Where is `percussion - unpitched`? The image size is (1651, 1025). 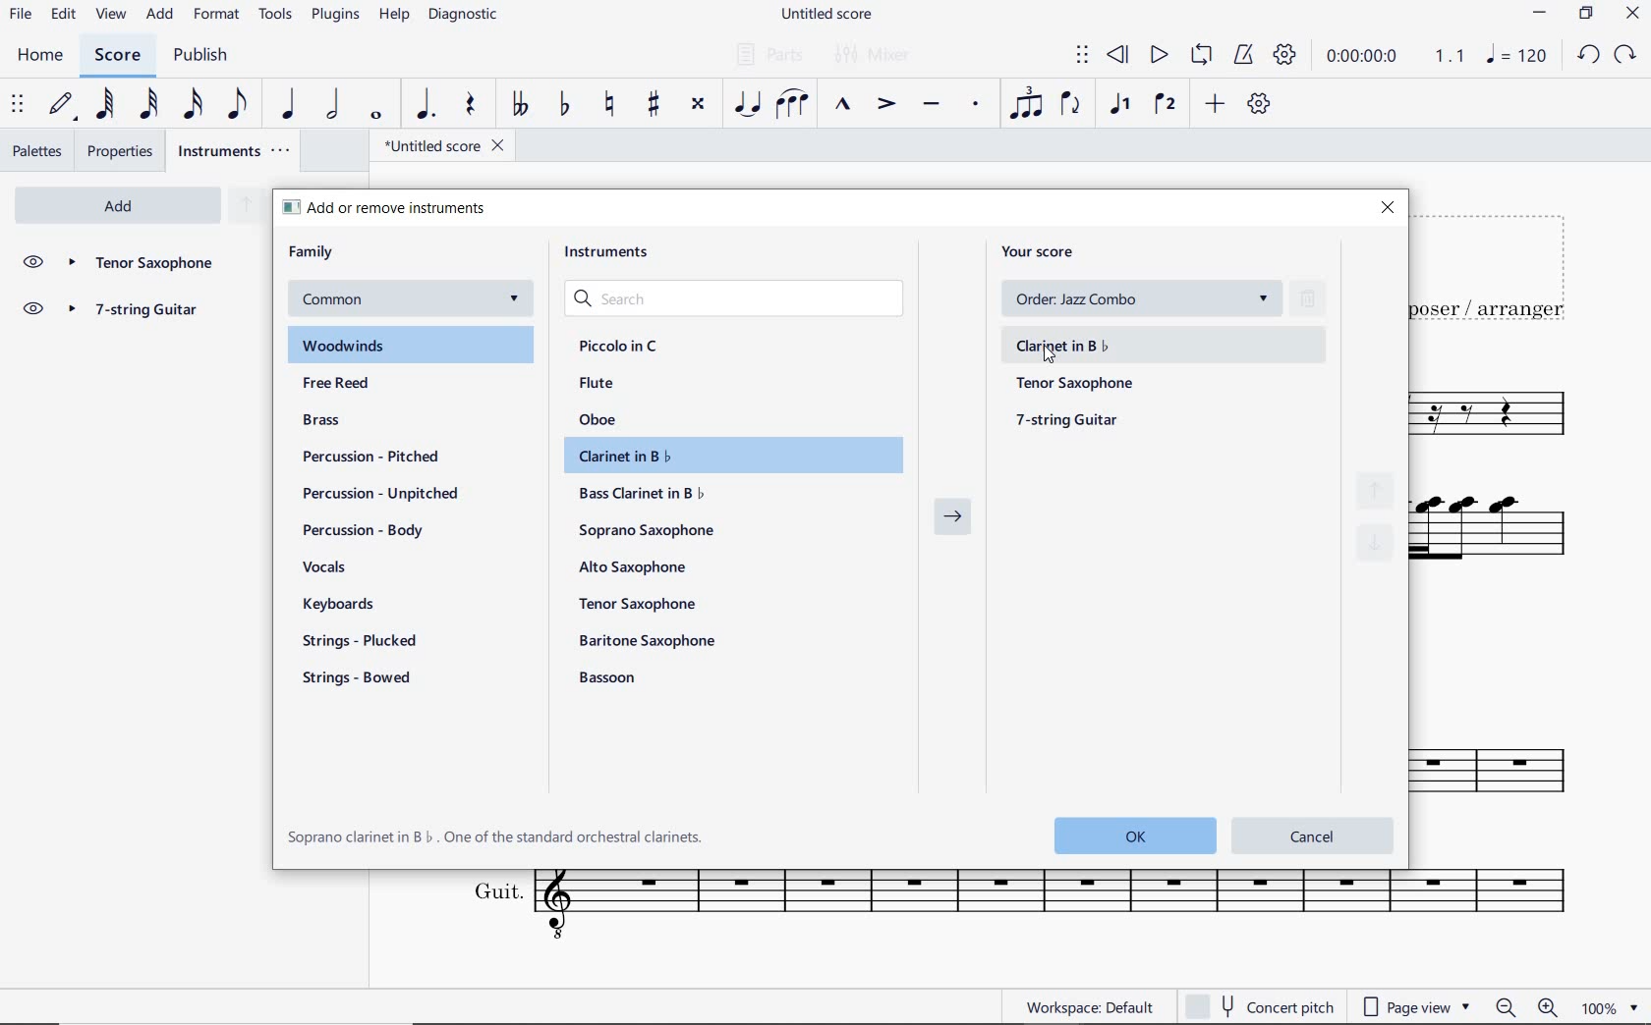 percussion - unpitched is located at coordinates (382, 494).